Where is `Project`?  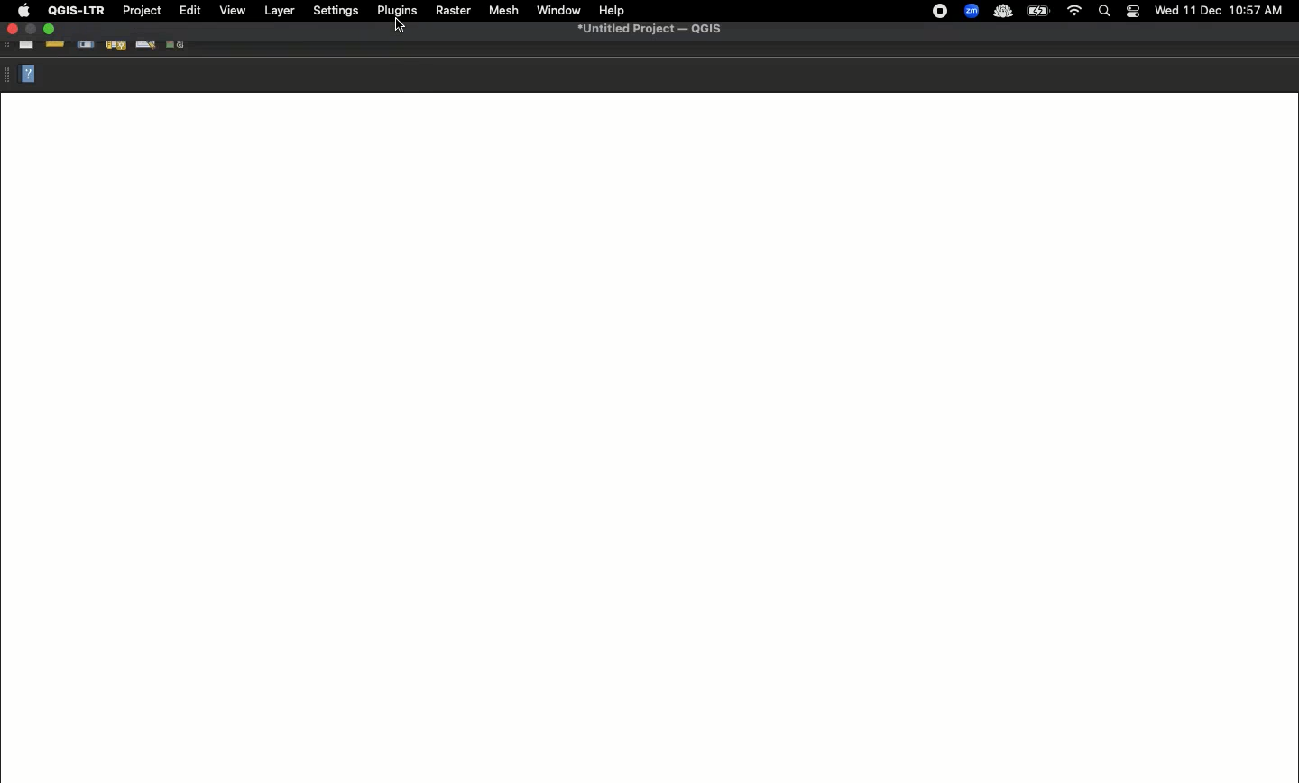
Project is located at coordinates (142, 11).